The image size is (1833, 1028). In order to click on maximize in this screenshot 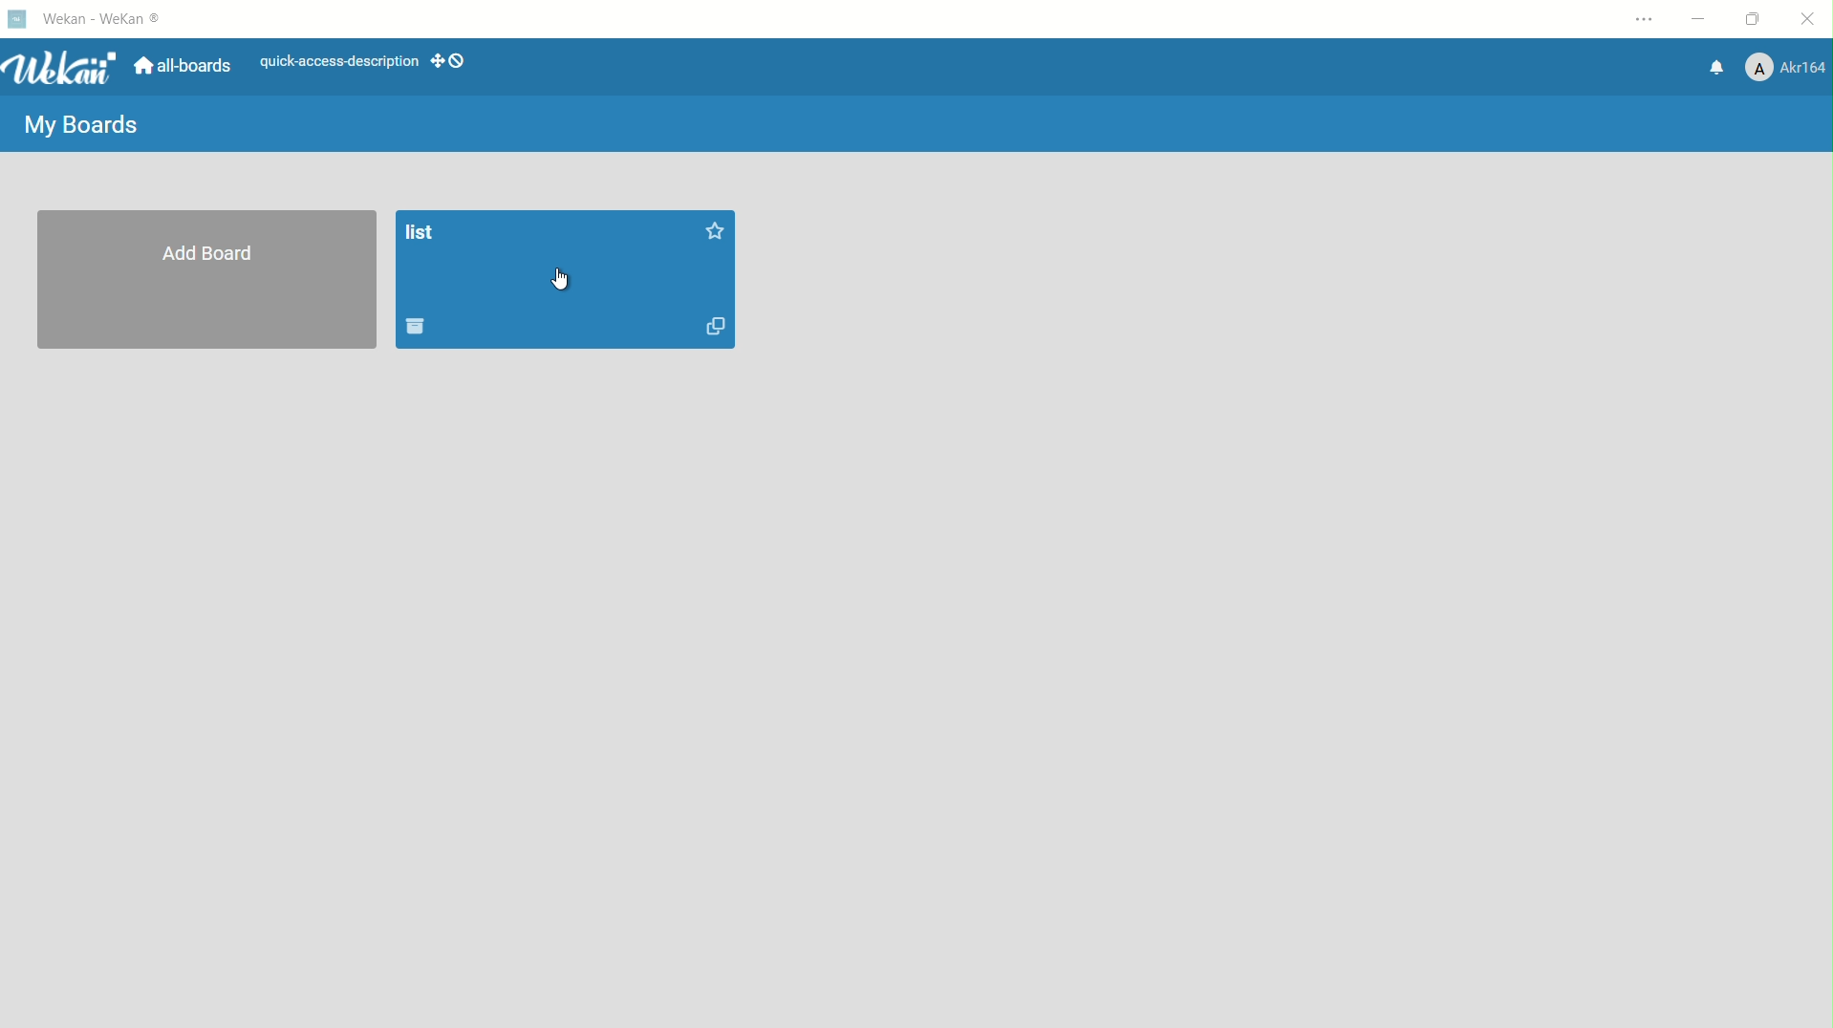, I will do `click(1756, 23)`.